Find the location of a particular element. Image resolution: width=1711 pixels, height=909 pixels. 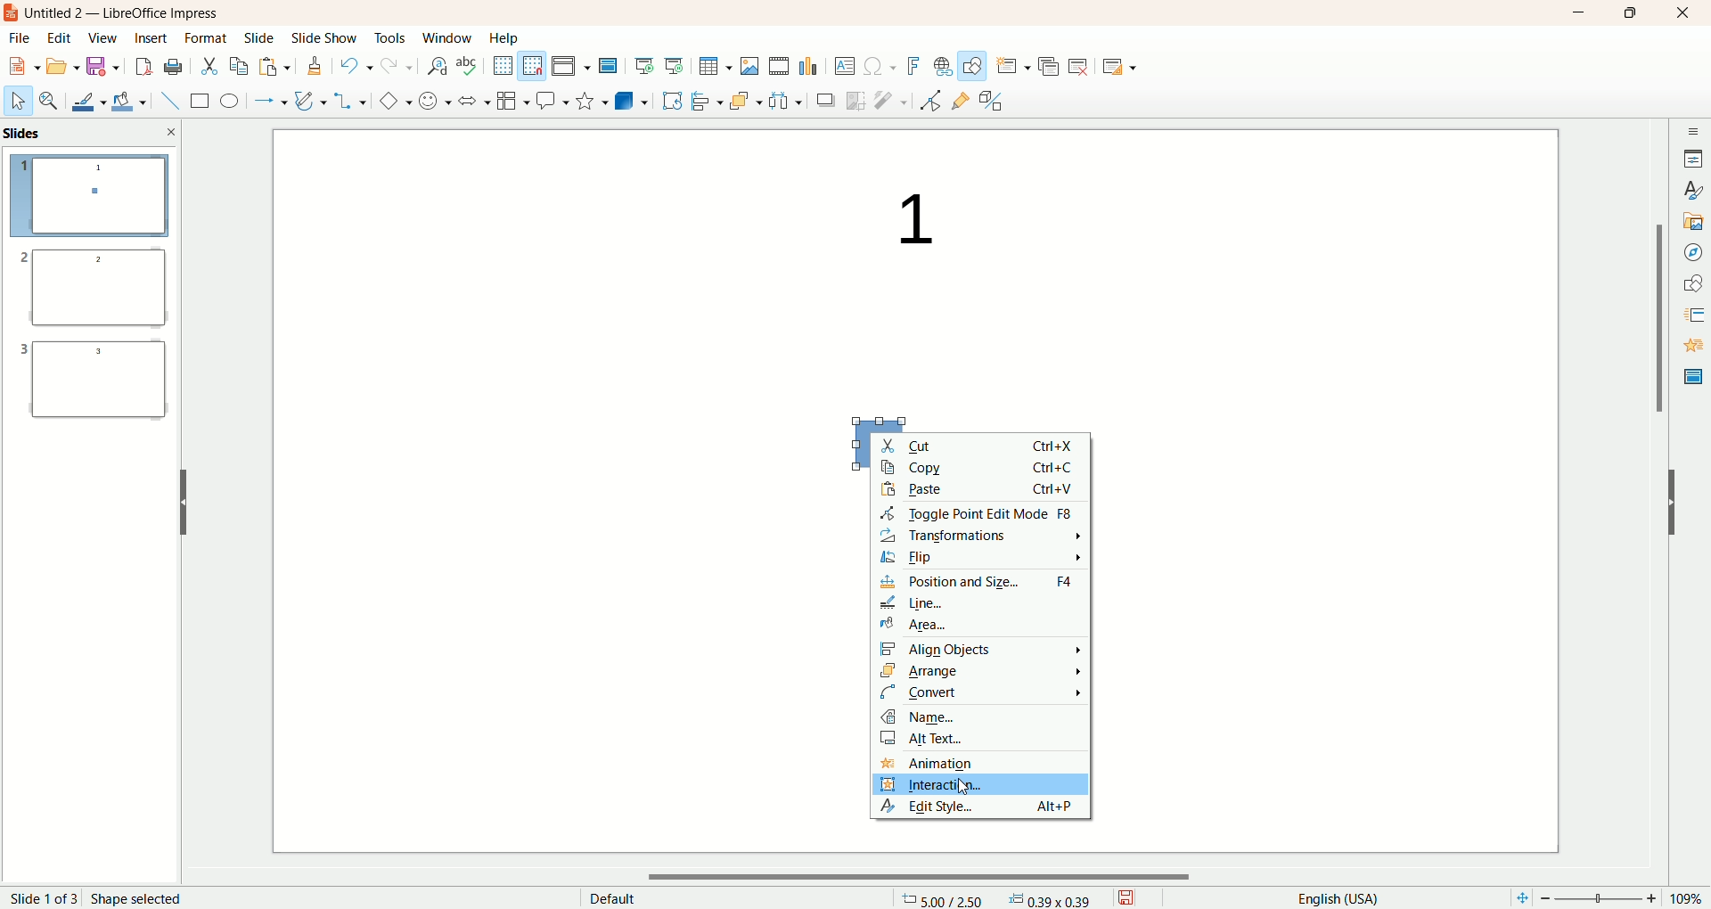

edit is located at coordinates (61, 38).